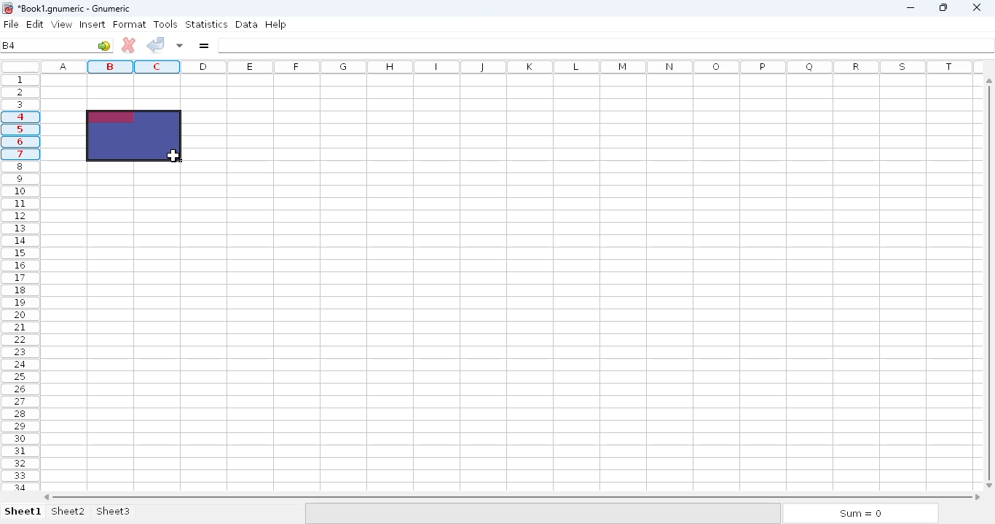  Describe the element at coordinates (206, 24) in the screenshot. I see `statistics` at that location.